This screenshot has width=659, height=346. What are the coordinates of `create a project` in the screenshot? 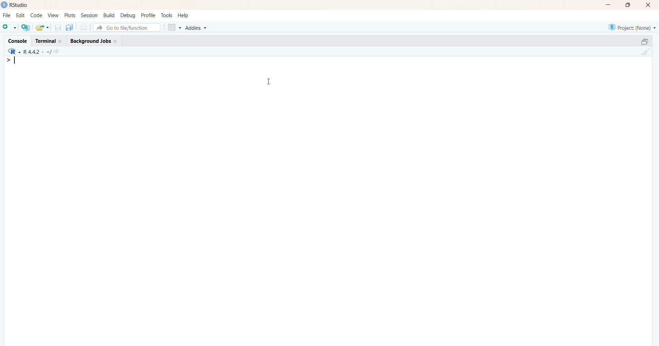 It's located at (25, 27).